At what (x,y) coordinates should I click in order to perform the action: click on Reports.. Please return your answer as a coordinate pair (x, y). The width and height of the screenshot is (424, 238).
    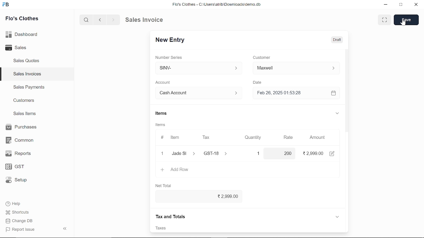
    Looking at the image, I should click on (21, 153).